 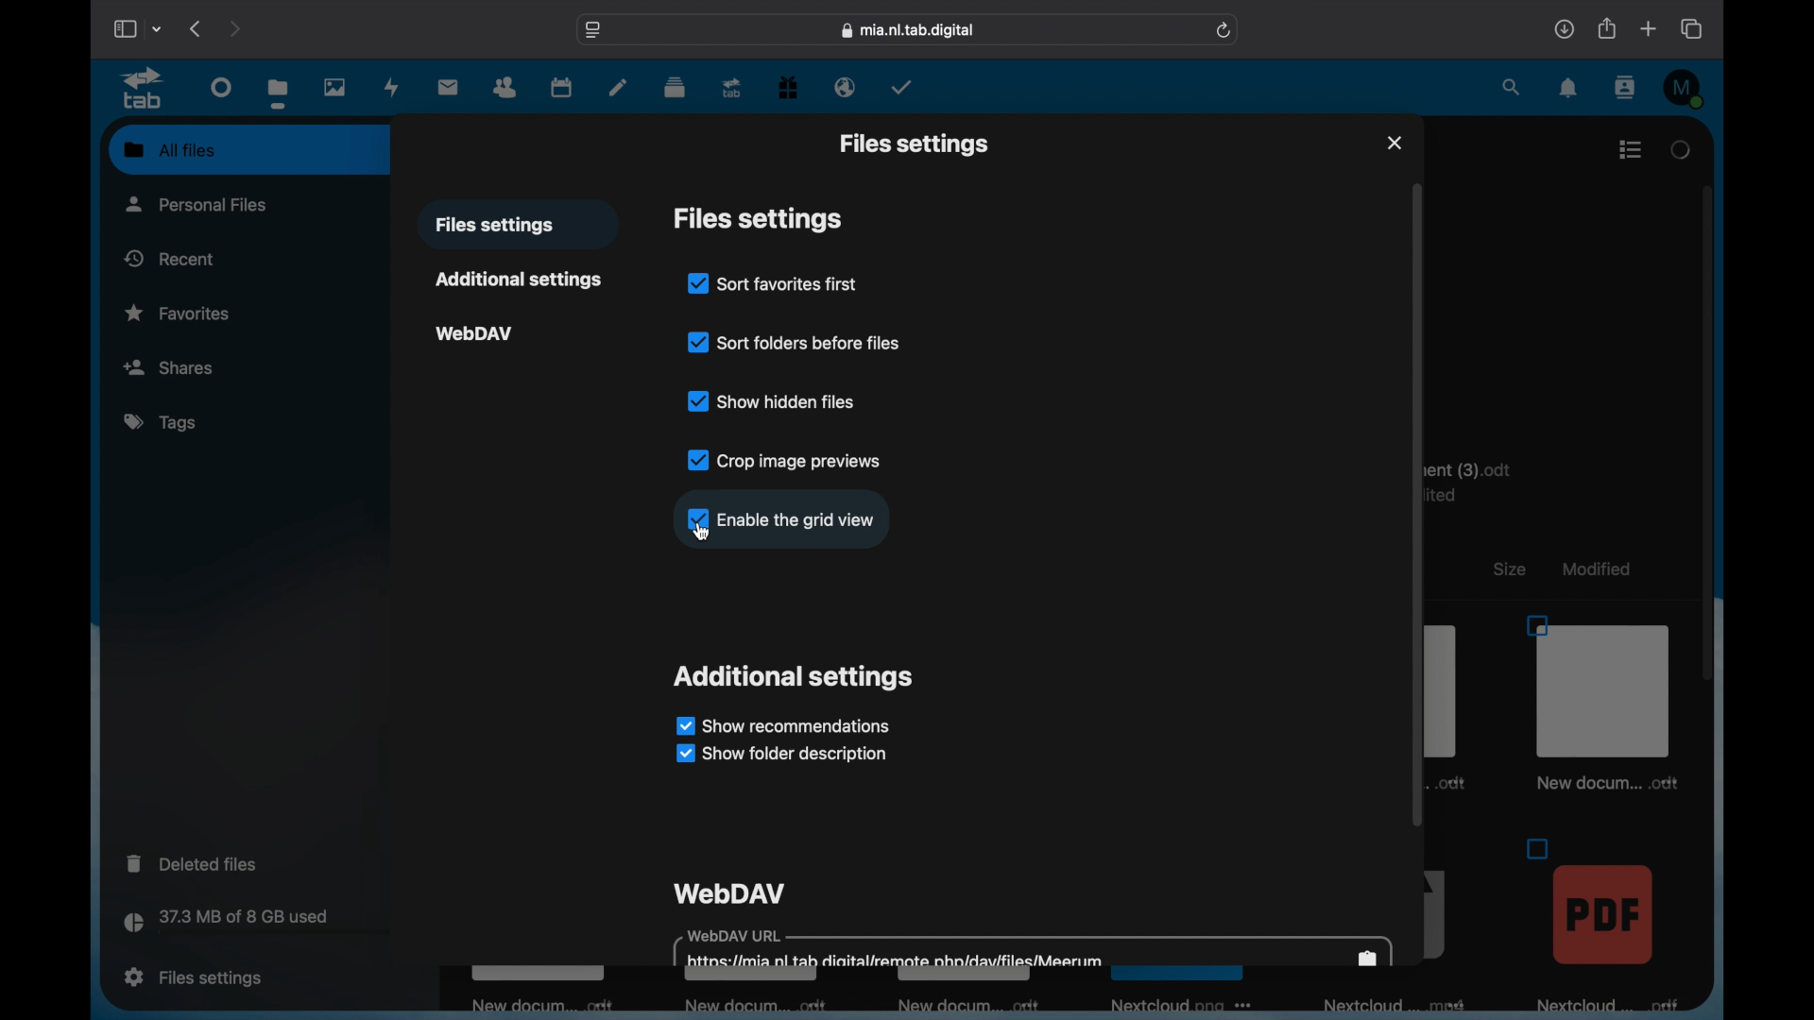 What do you see at coordinates (799, 518) in the screenshot?
I see `enable the grid view` at bounding box center [799, 518].